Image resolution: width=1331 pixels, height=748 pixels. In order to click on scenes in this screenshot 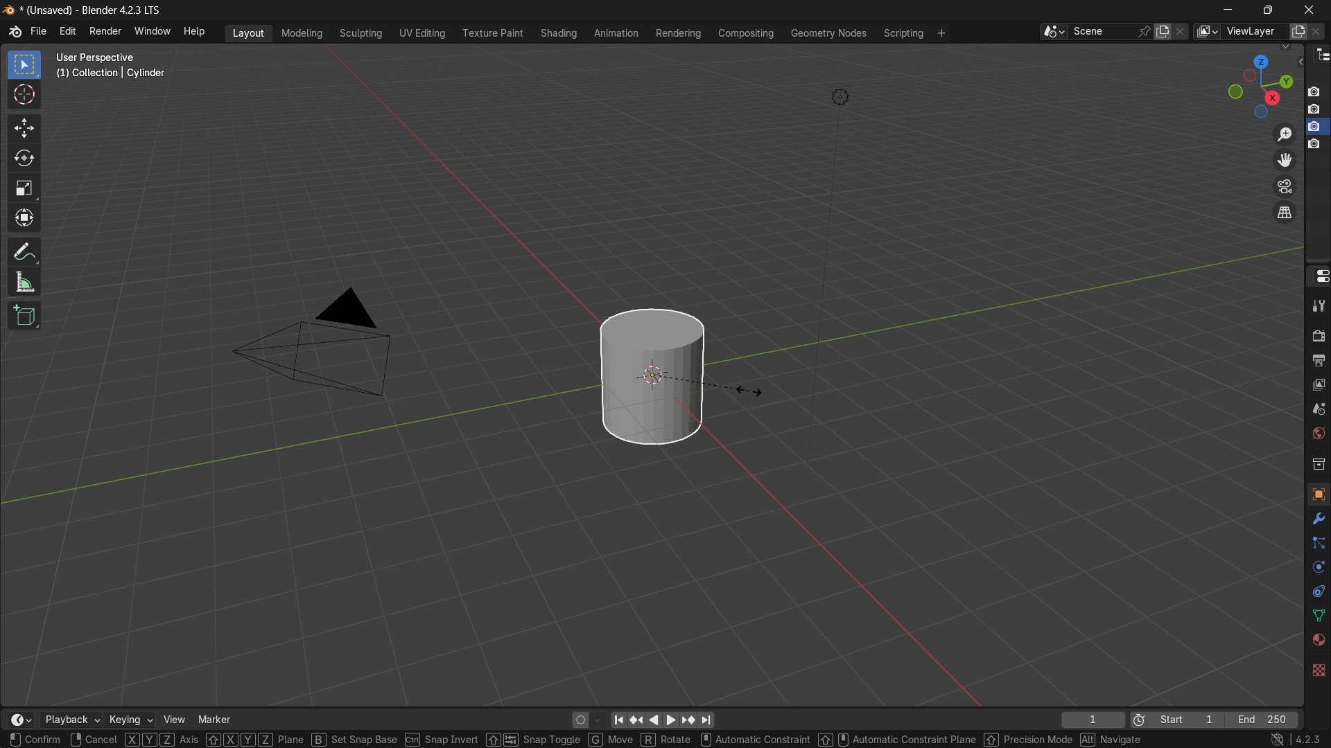, I will do `click(1318, 409)`.